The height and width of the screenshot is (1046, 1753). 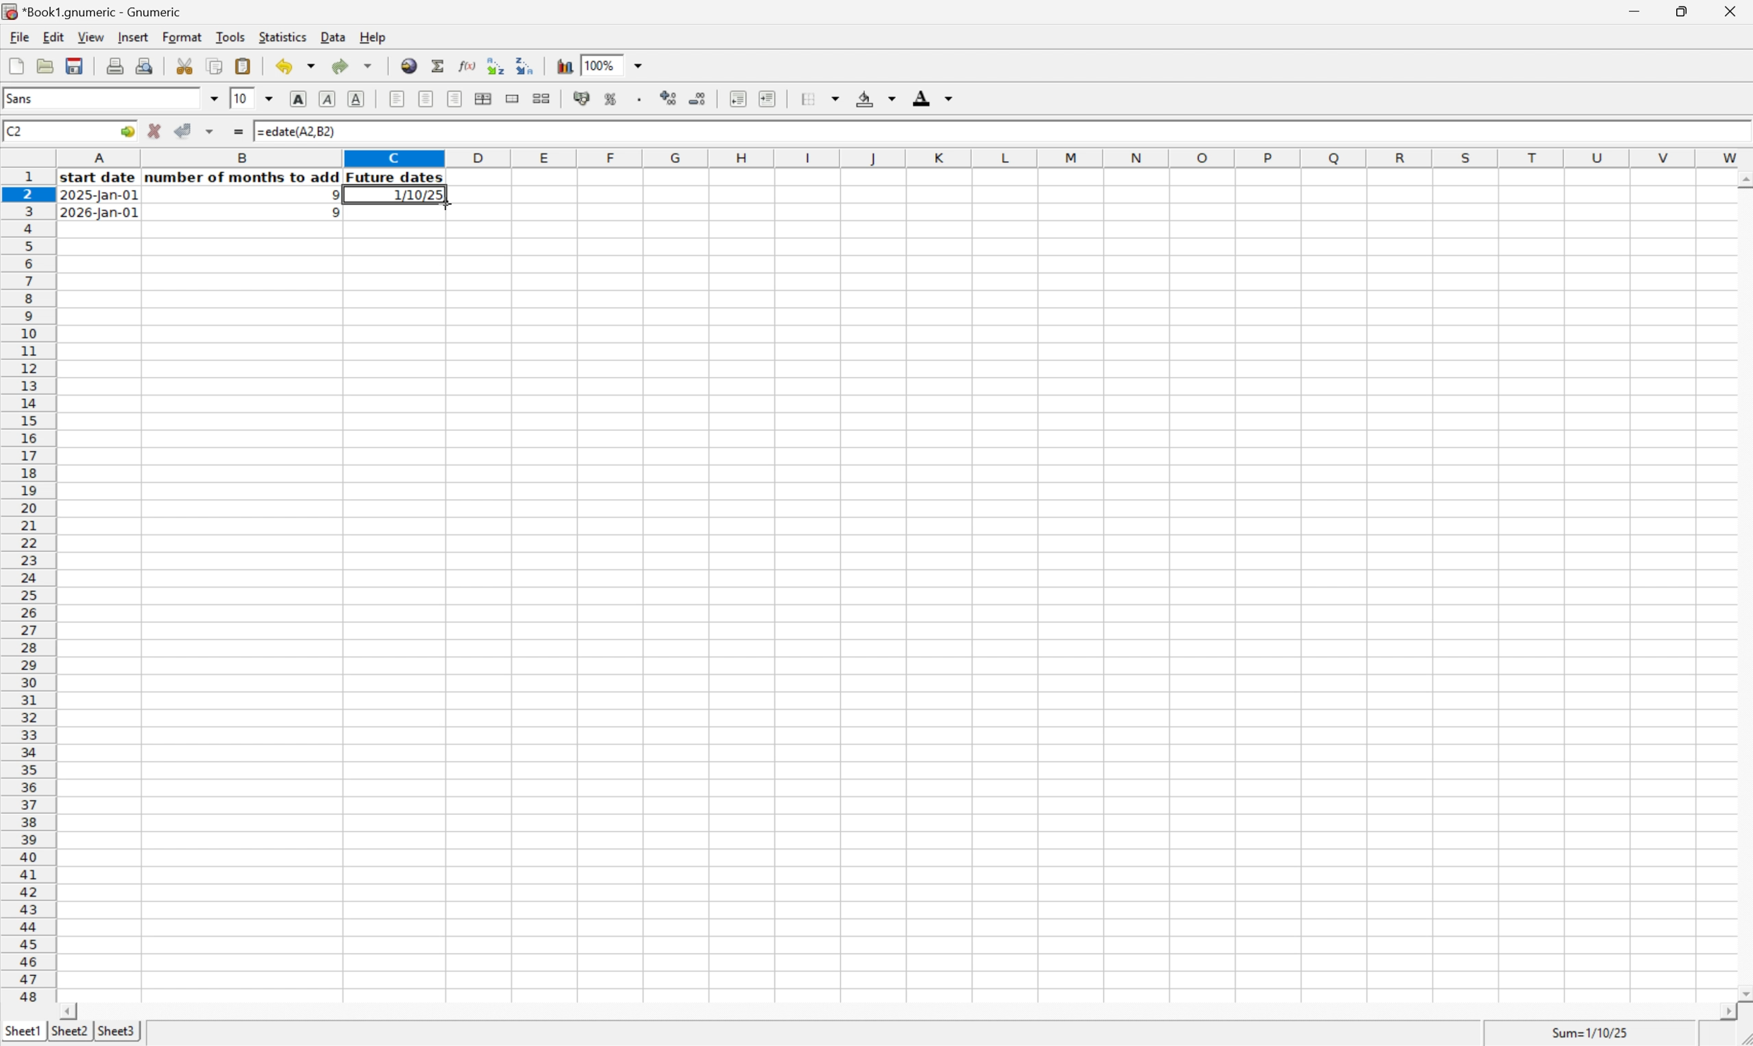 I want to click on Insert, so click(x=133, y=37).